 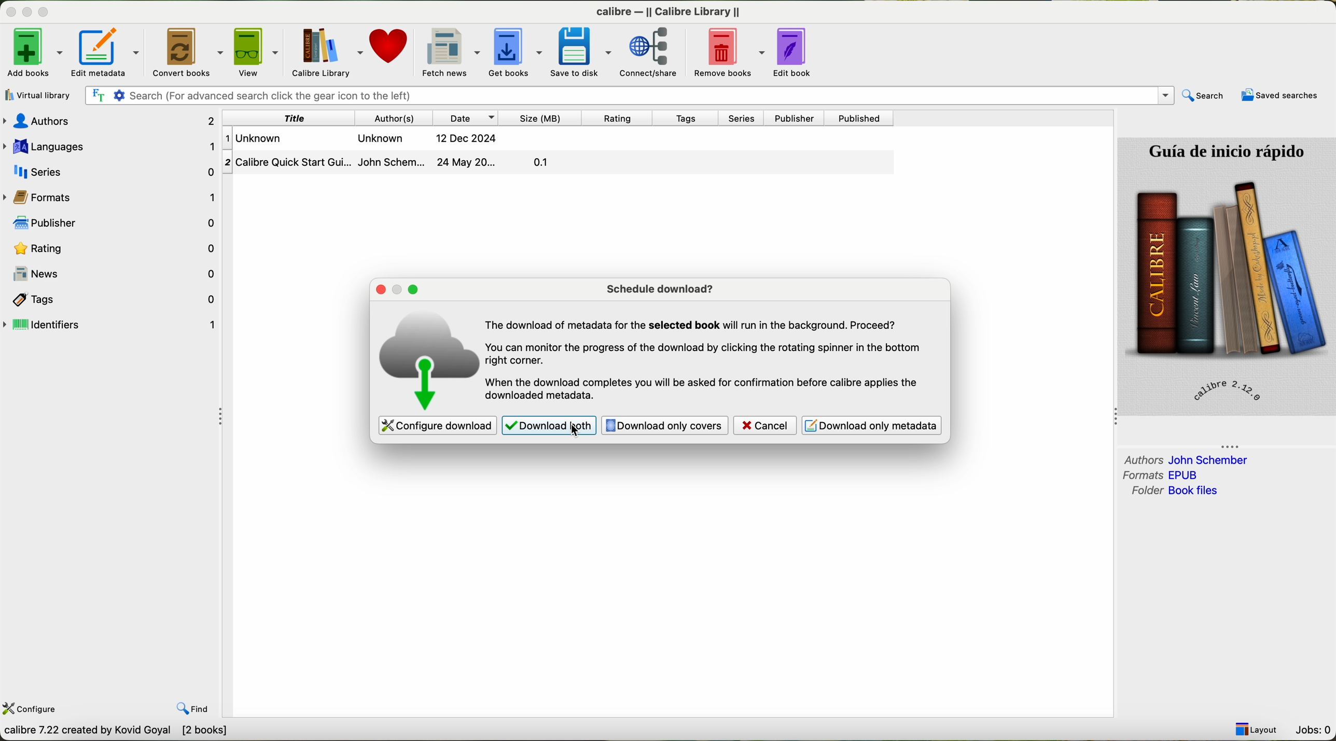 What do you see at coordinates (189, 52) in the screenshot?
I see `convert books` at bounding box center [189, 52].